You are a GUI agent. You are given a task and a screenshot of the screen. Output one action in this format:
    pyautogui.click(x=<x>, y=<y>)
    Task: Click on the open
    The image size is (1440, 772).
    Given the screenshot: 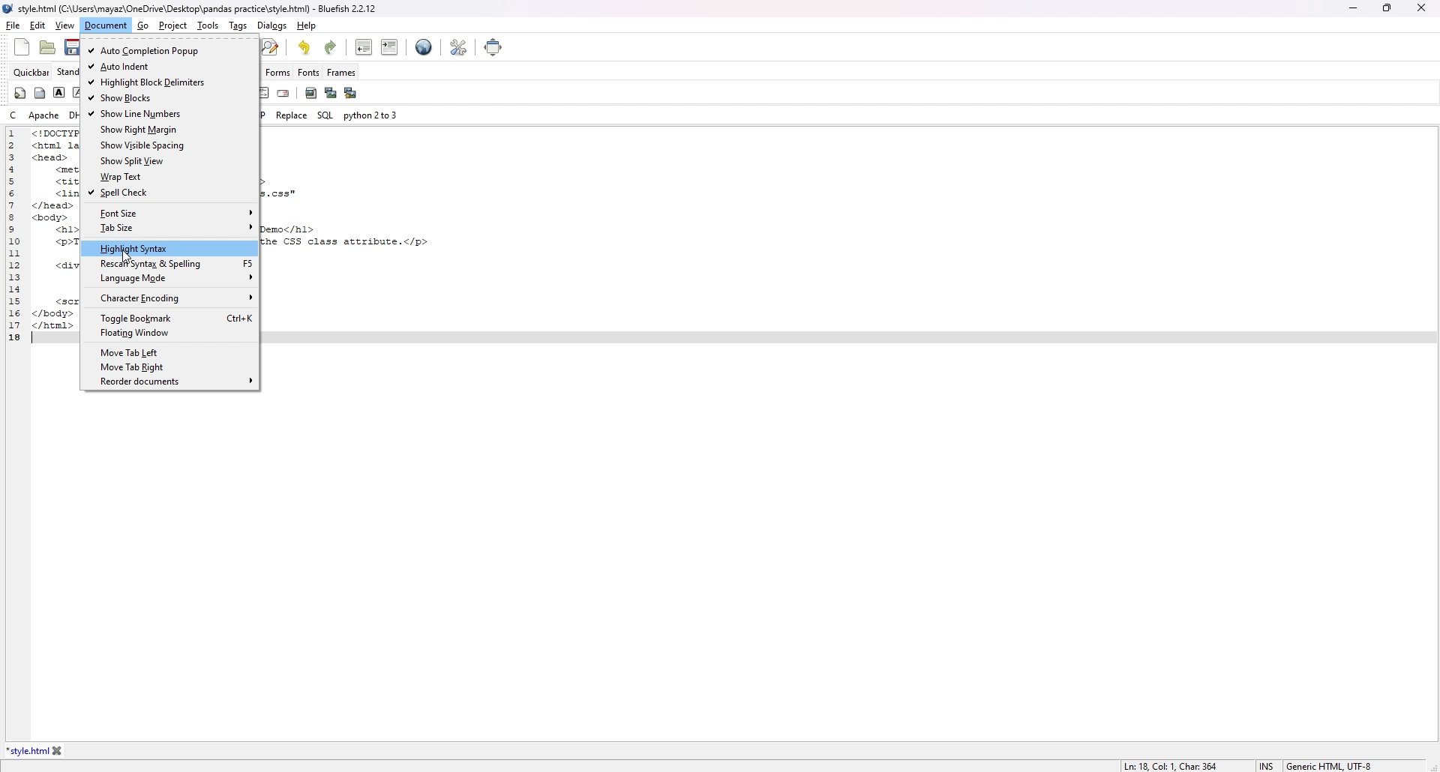 What is the action you would take?
    pyautogui.click(x=46, y=47)
    